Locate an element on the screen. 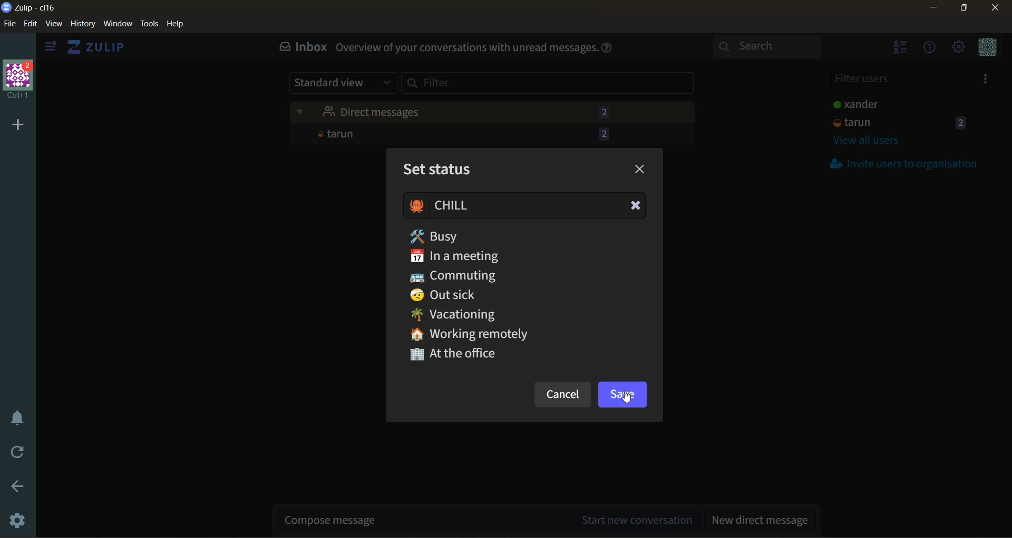 The width and height of the screenshot is (1012, 538). minimize is located at coordinates (935, 8).